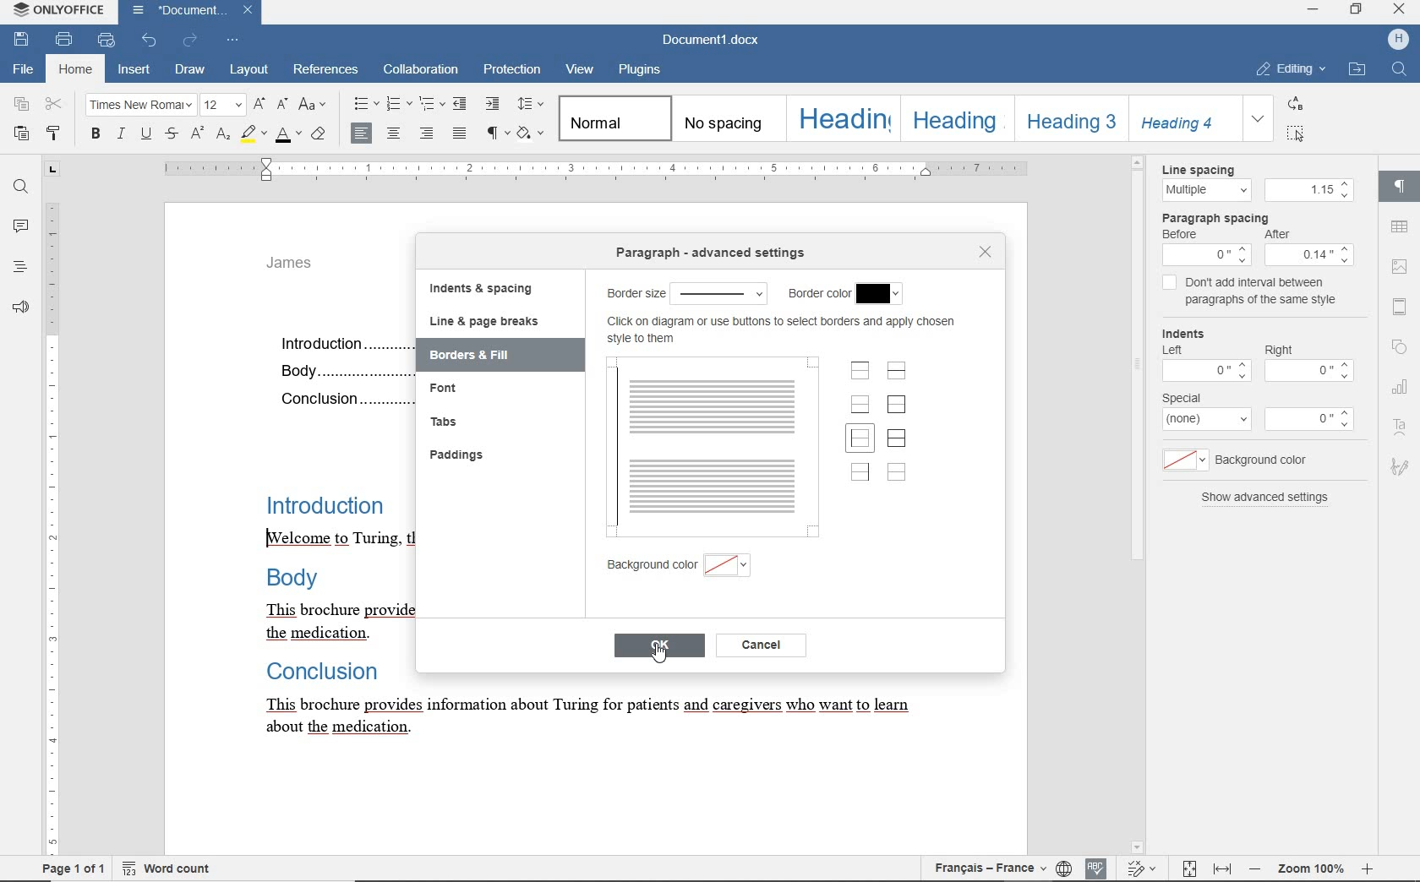 The width and height of the screenshot is (1420, 882). I want to click on paragraph - advanced settings, so click(716, 254).